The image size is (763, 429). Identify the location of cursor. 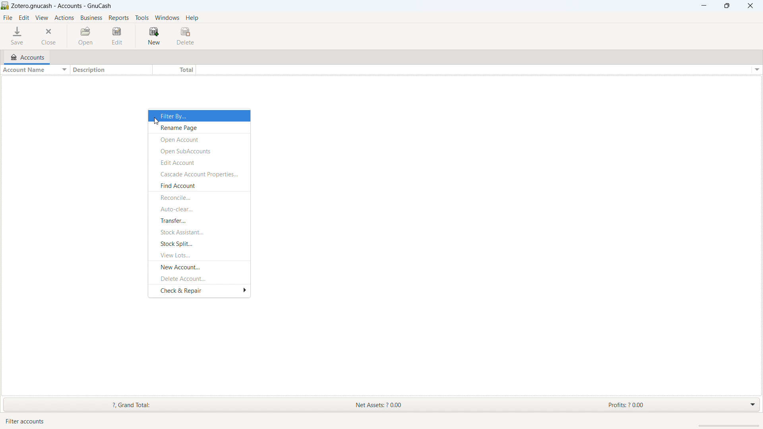
(157, 121).